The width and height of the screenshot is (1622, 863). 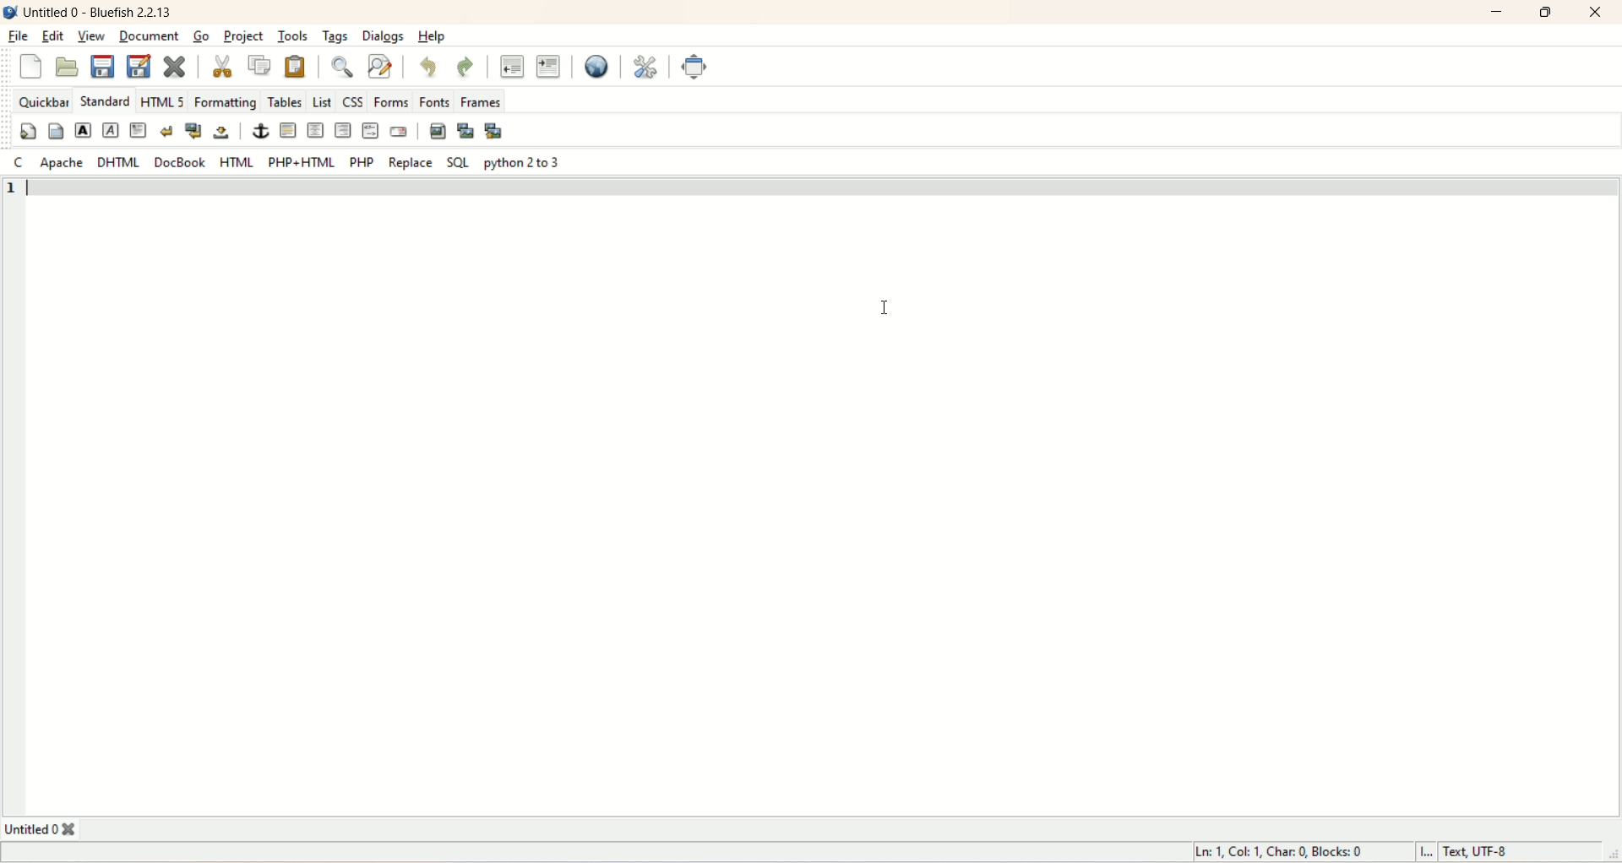 I want to click on strong, so click(x=84, y=132).